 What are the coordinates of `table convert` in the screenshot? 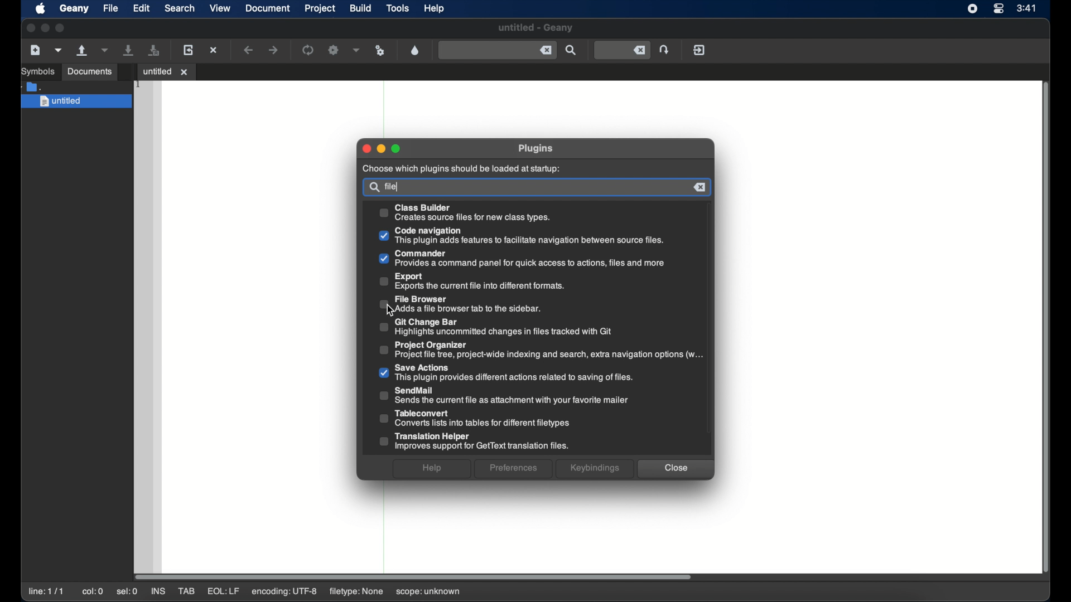 It's located at (474, 419).